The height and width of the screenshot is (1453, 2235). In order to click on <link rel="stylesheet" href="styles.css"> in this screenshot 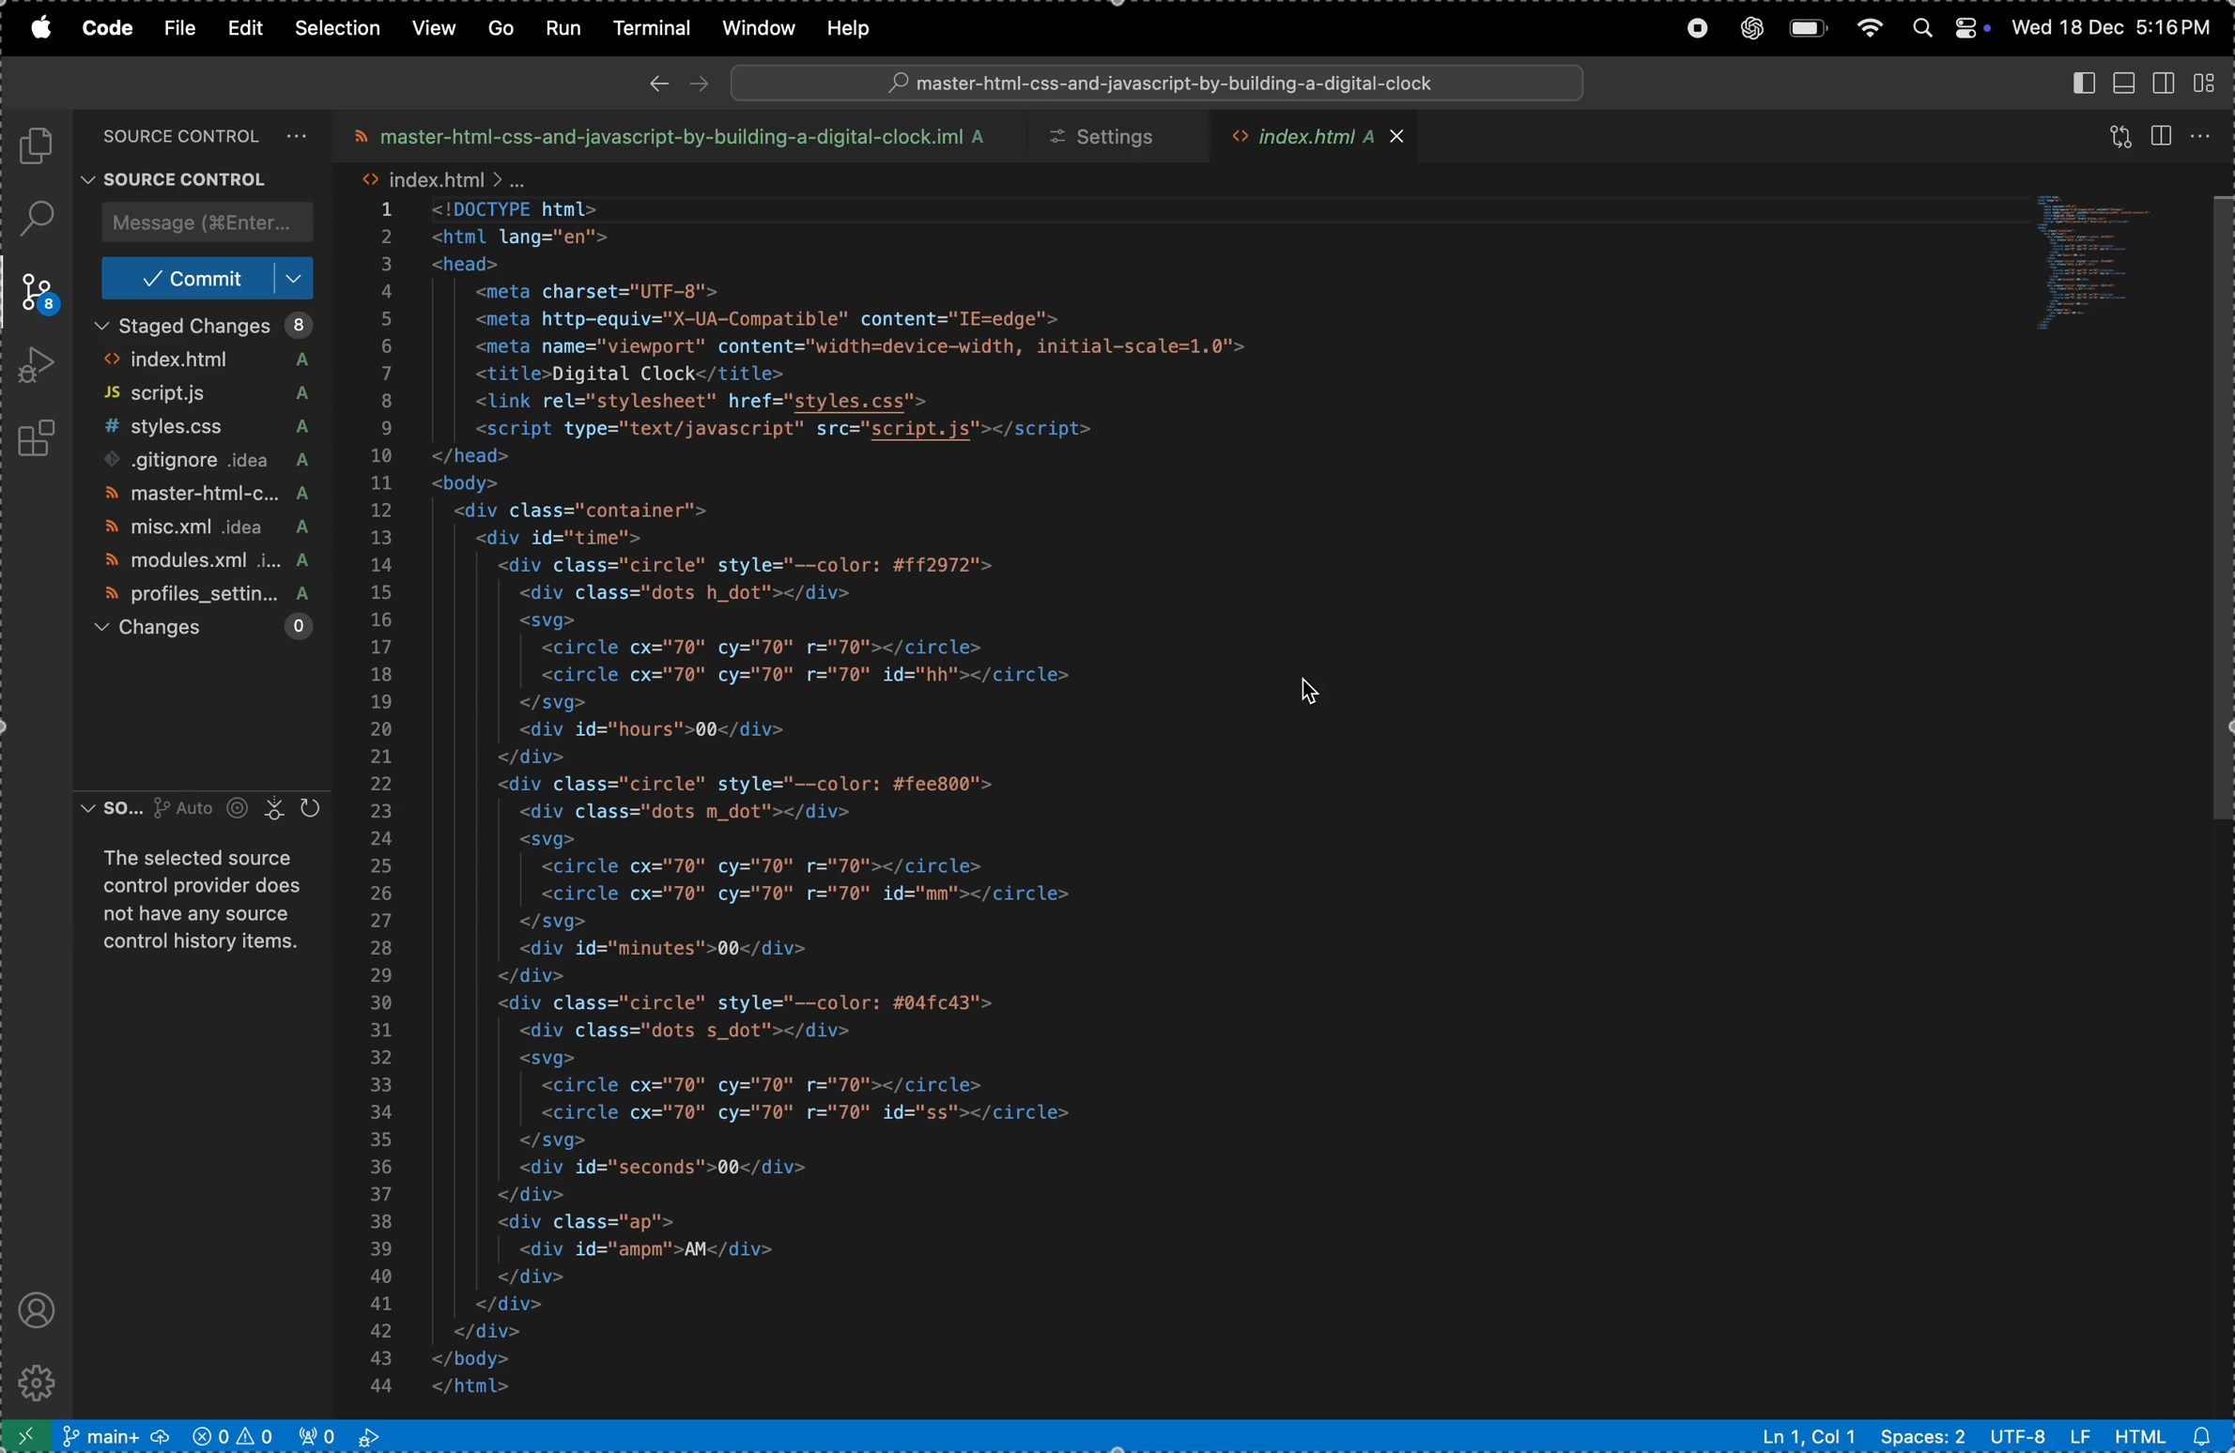, I will do `click(716, 402)`.